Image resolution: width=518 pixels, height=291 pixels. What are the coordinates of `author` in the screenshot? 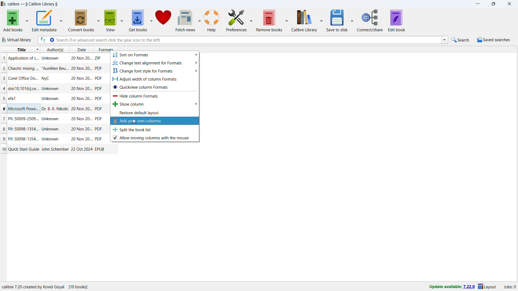 It's located at (51, 129).